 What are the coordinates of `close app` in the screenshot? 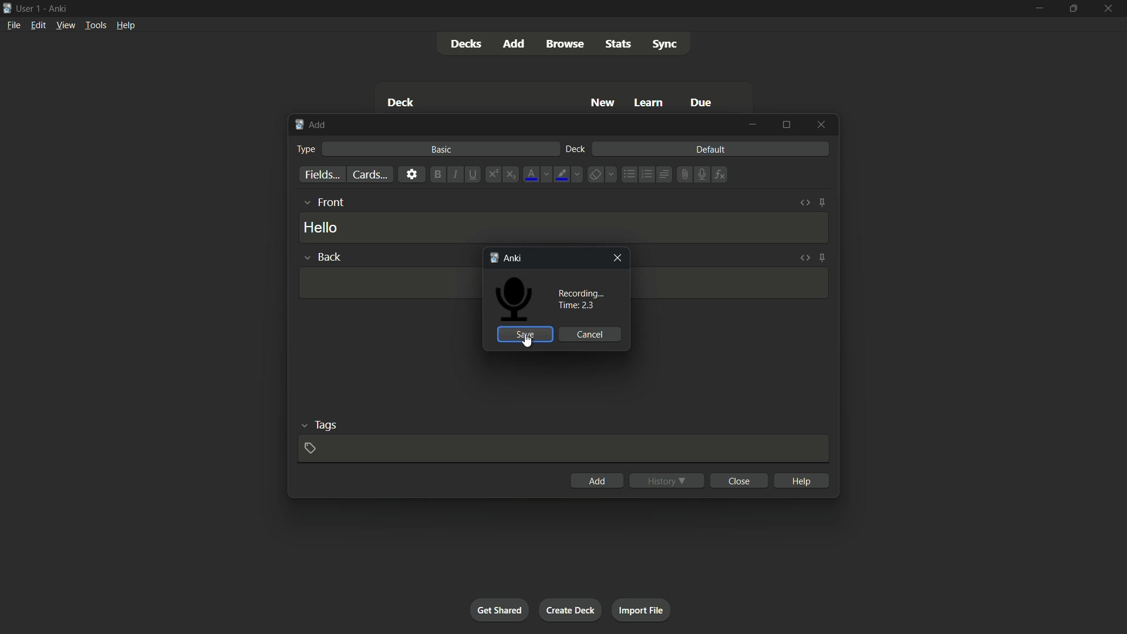 It's located at (1112, 9).